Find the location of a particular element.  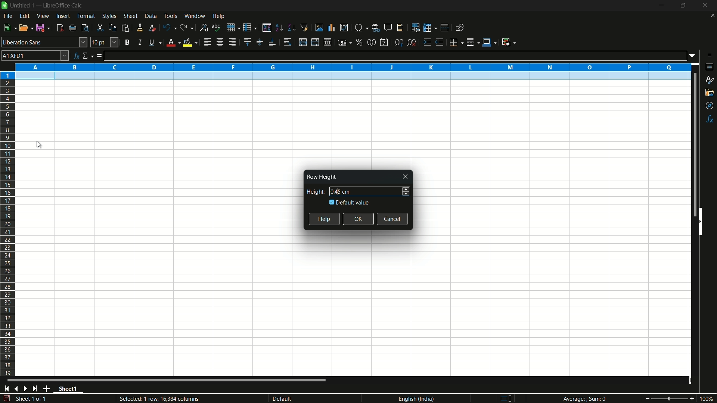

toggle print review is located at coordinates (84, 28).